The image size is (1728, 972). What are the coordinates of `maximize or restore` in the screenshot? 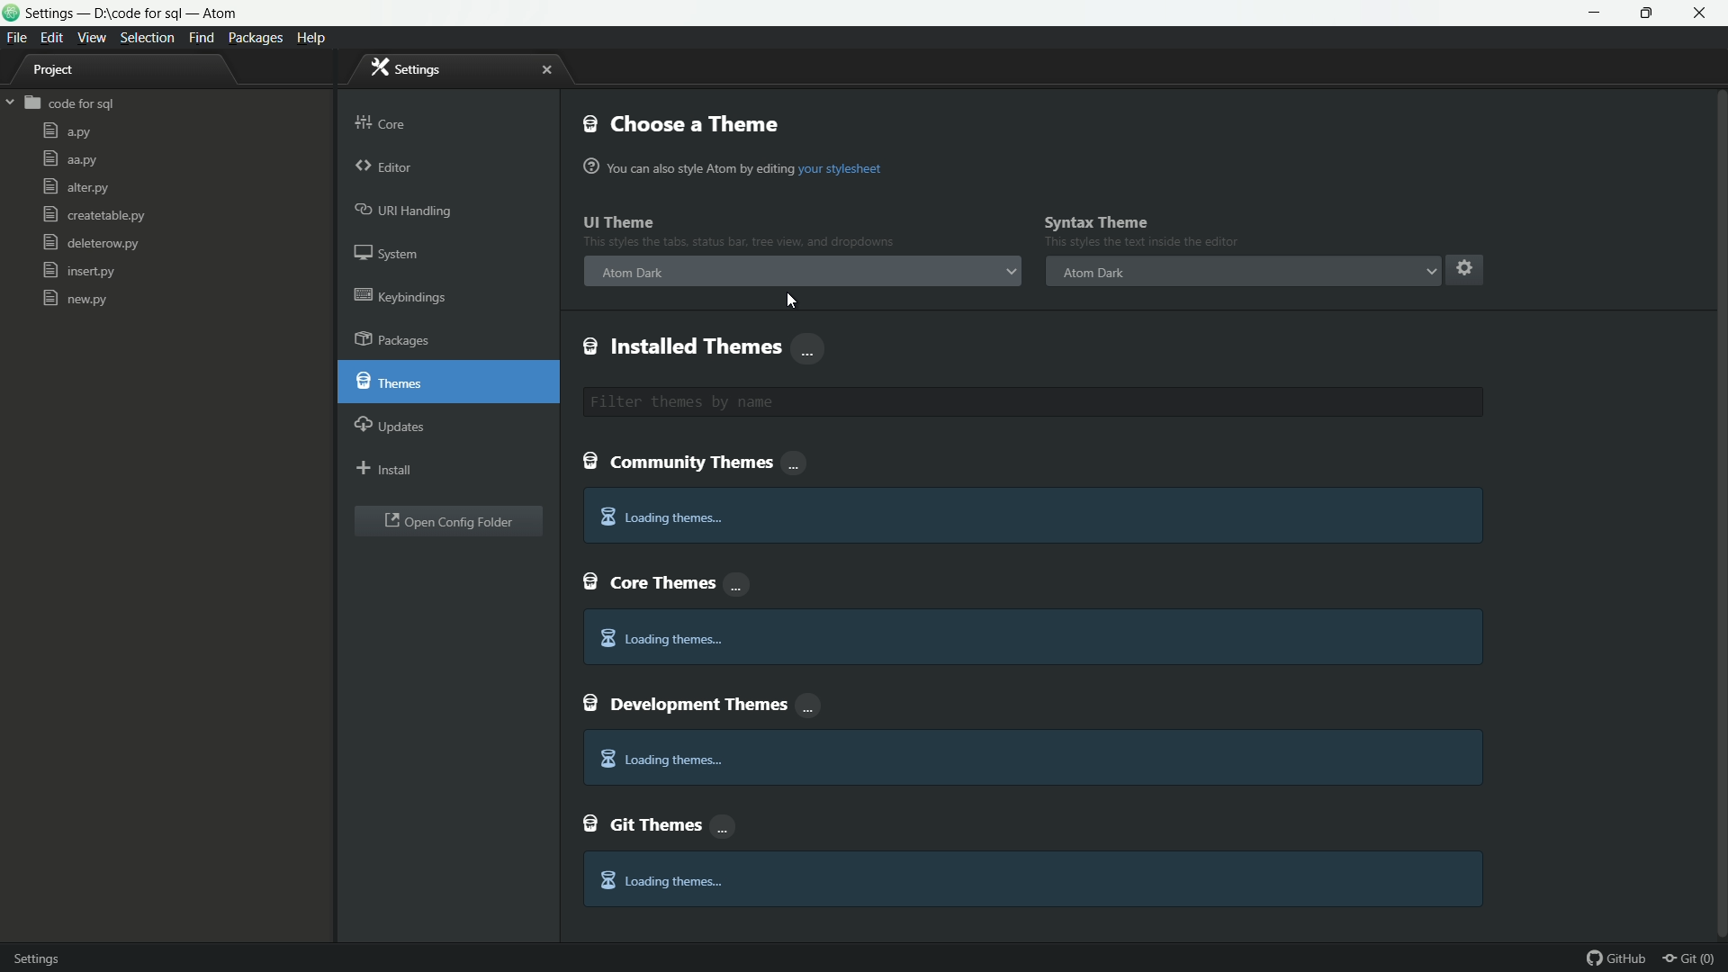 It's located at (1649, 13).